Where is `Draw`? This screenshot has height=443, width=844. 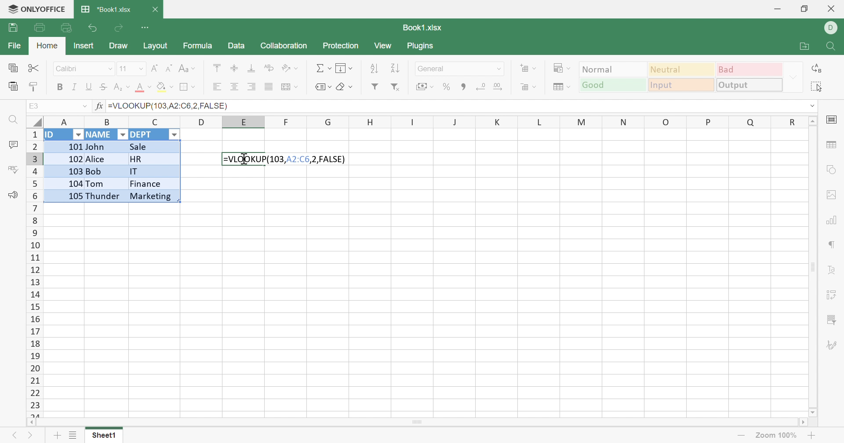 Draw is located at coordinates (119, 46).